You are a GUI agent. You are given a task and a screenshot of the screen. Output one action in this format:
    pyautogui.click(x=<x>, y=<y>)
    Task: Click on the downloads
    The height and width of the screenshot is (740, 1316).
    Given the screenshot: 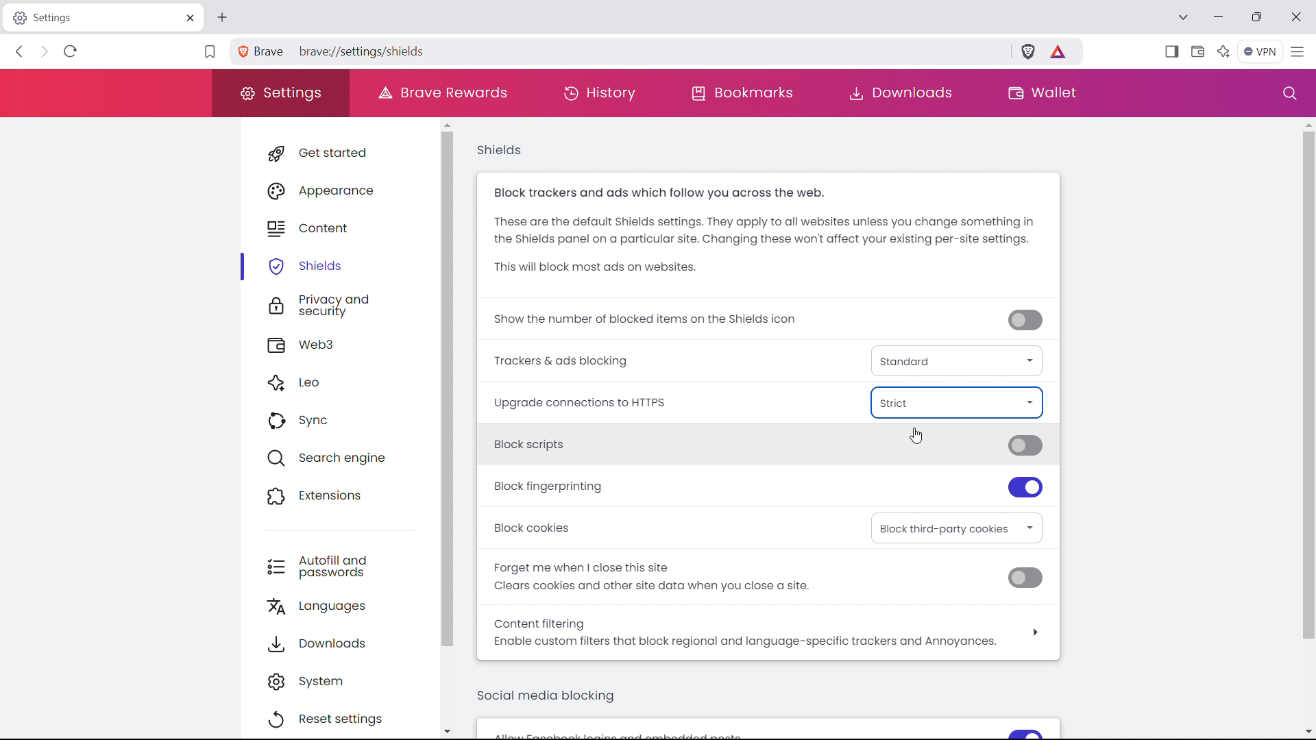 What is the action you would take?
    pyautogui.click(x=345, y=641)
    